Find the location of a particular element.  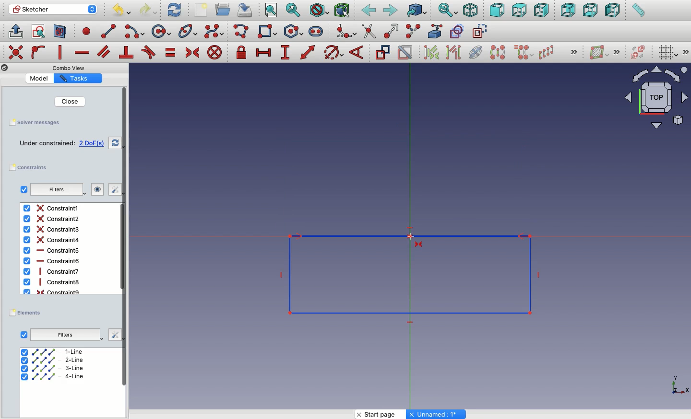

Constraint8 is located at coordinates (52, 282).